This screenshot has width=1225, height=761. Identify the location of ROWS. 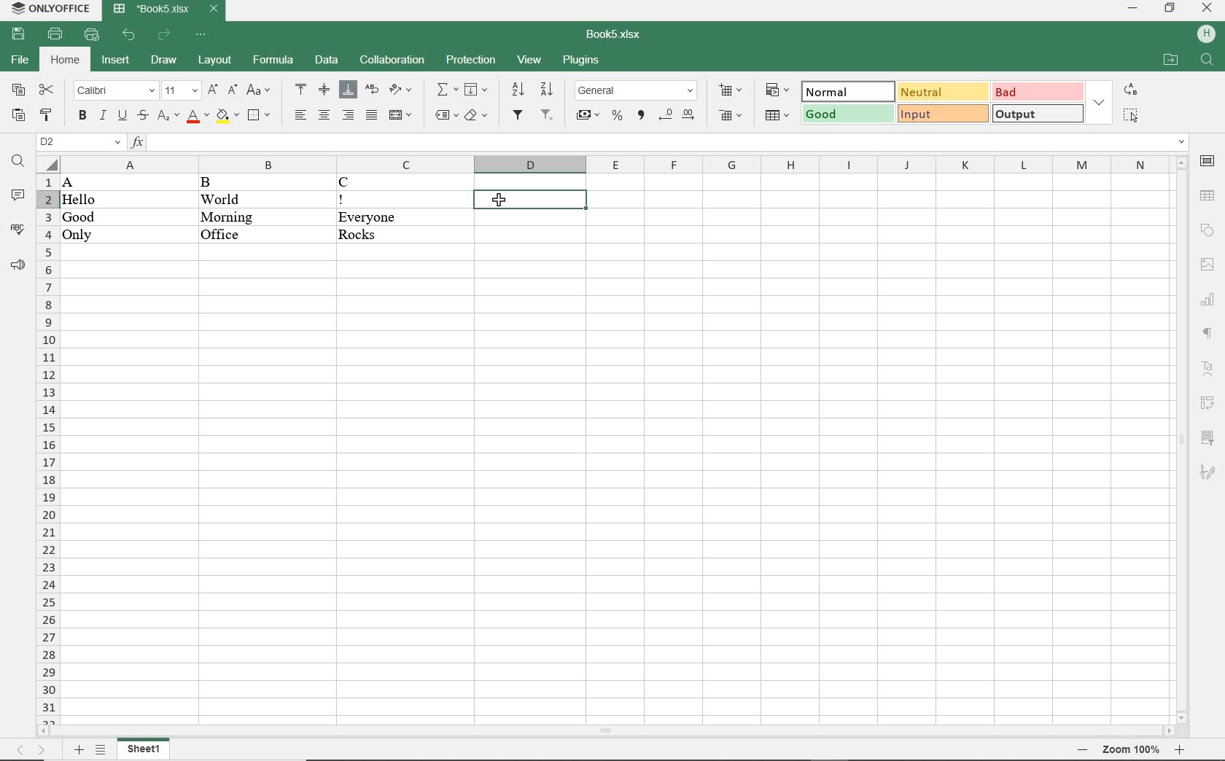
(47, 447).